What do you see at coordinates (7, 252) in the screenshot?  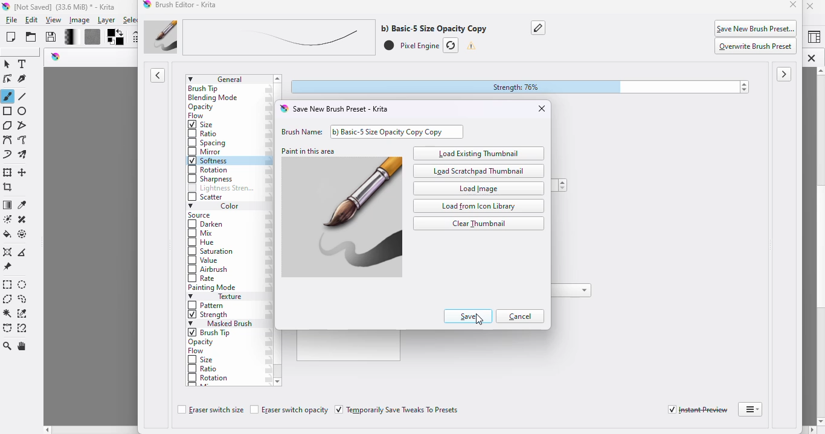 I see `assistant tool` at bounding box center [7, 252].